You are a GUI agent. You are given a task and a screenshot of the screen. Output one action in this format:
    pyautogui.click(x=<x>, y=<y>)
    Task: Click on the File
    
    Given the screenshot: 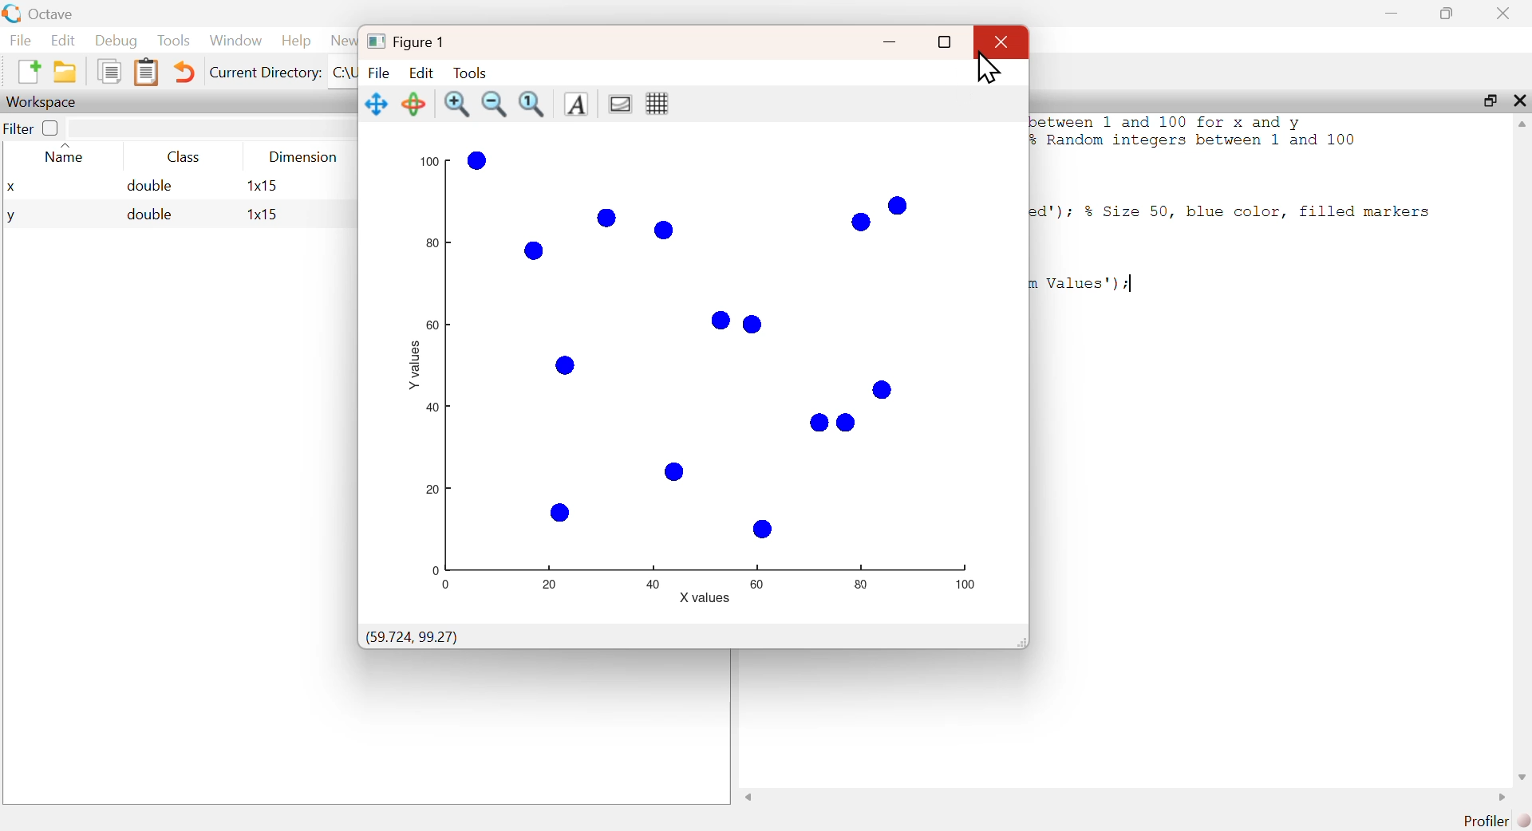 What is the action you would take?
    pyautogui.click(x=379, y=73)
    